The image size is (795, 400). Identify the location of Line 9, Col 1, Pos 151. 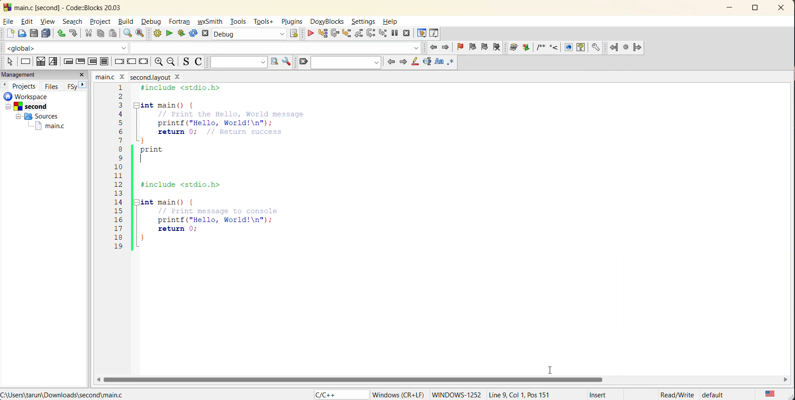
(527, 393).